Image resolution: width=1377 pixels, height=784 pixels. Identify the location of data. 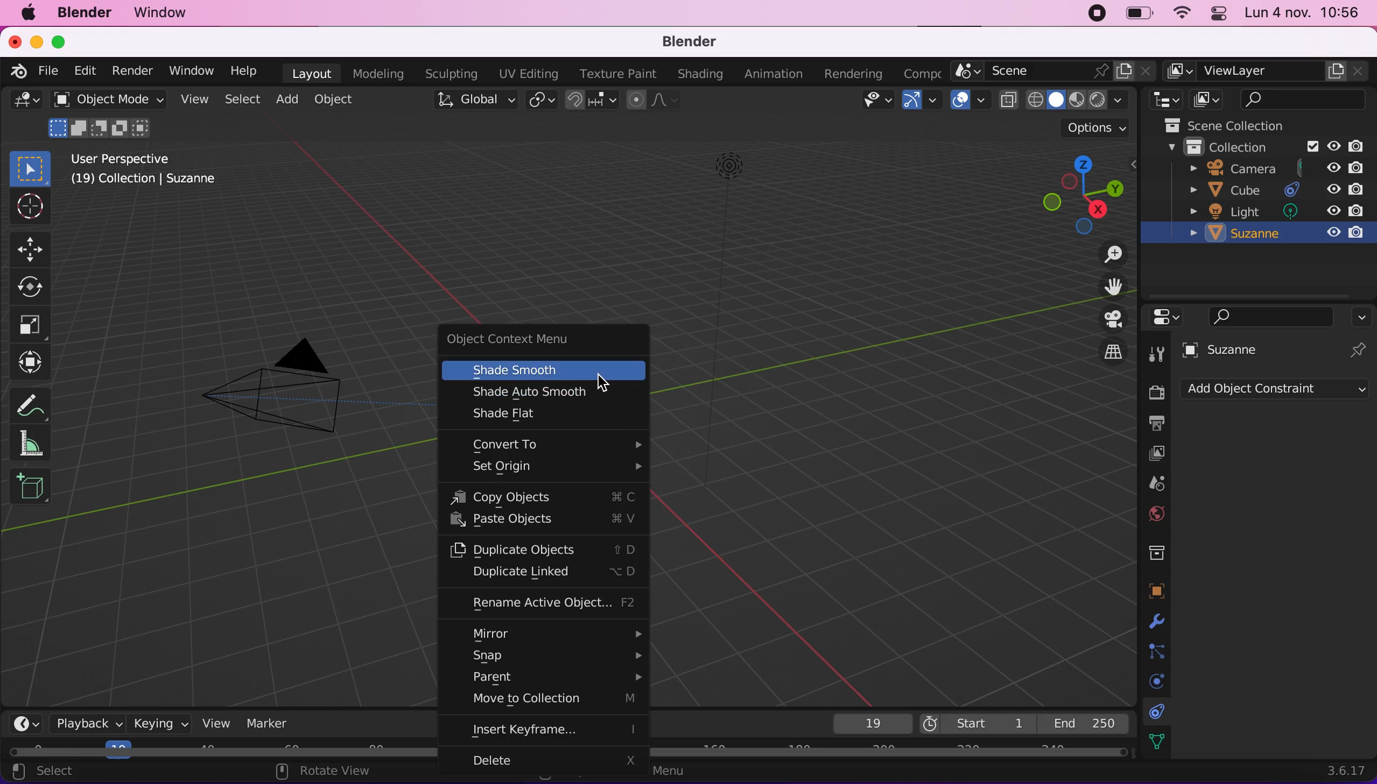
(1157, 740).